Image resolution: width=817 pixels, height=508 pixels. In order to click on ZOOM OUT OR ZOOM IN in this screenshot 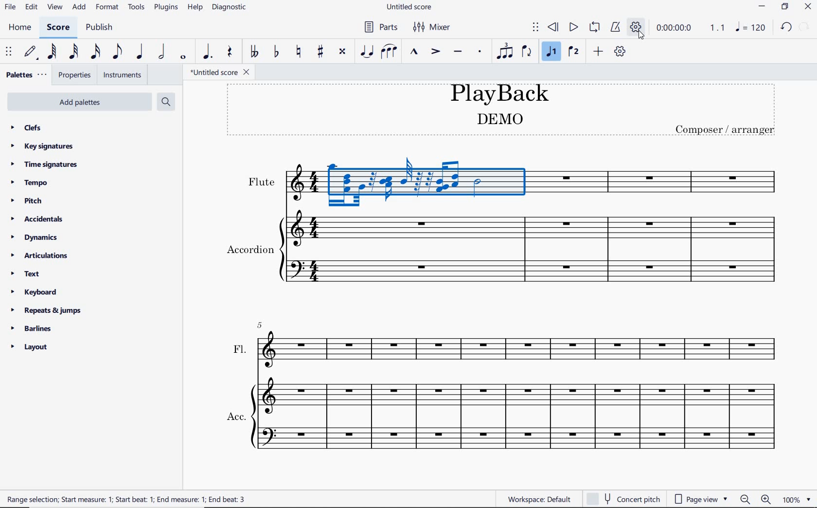, I will do `click(755, 499)`.